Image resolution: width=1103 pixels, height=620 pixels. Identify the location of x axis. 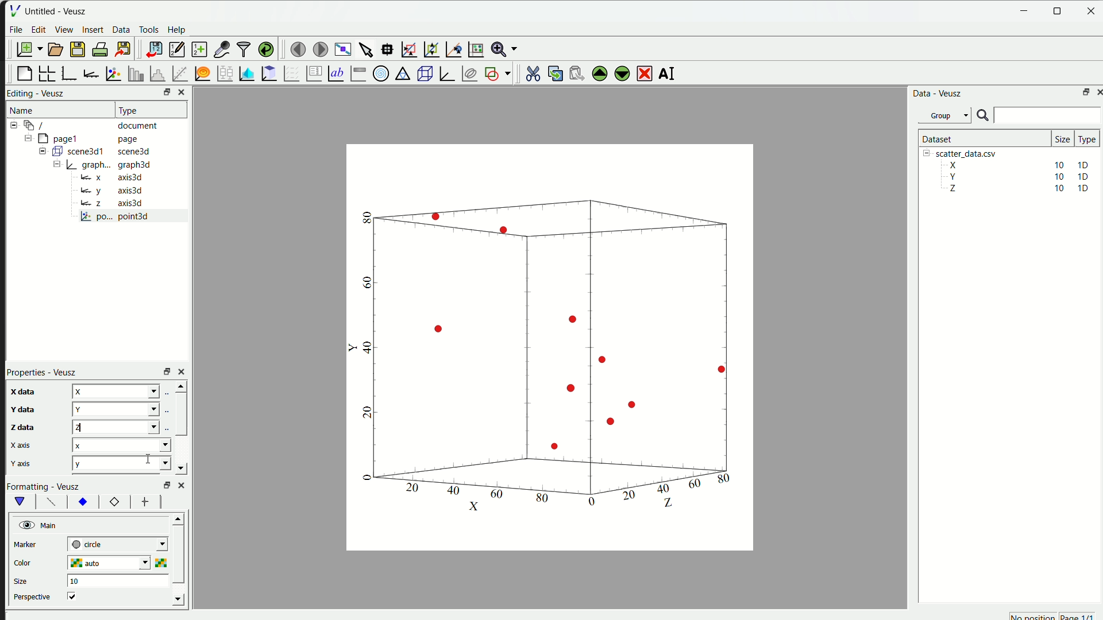
(21, 445).